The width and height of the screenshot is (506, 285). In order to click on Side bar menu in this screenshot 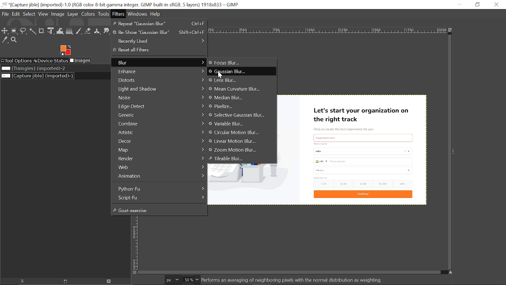, I will do `click(454, 151)`.